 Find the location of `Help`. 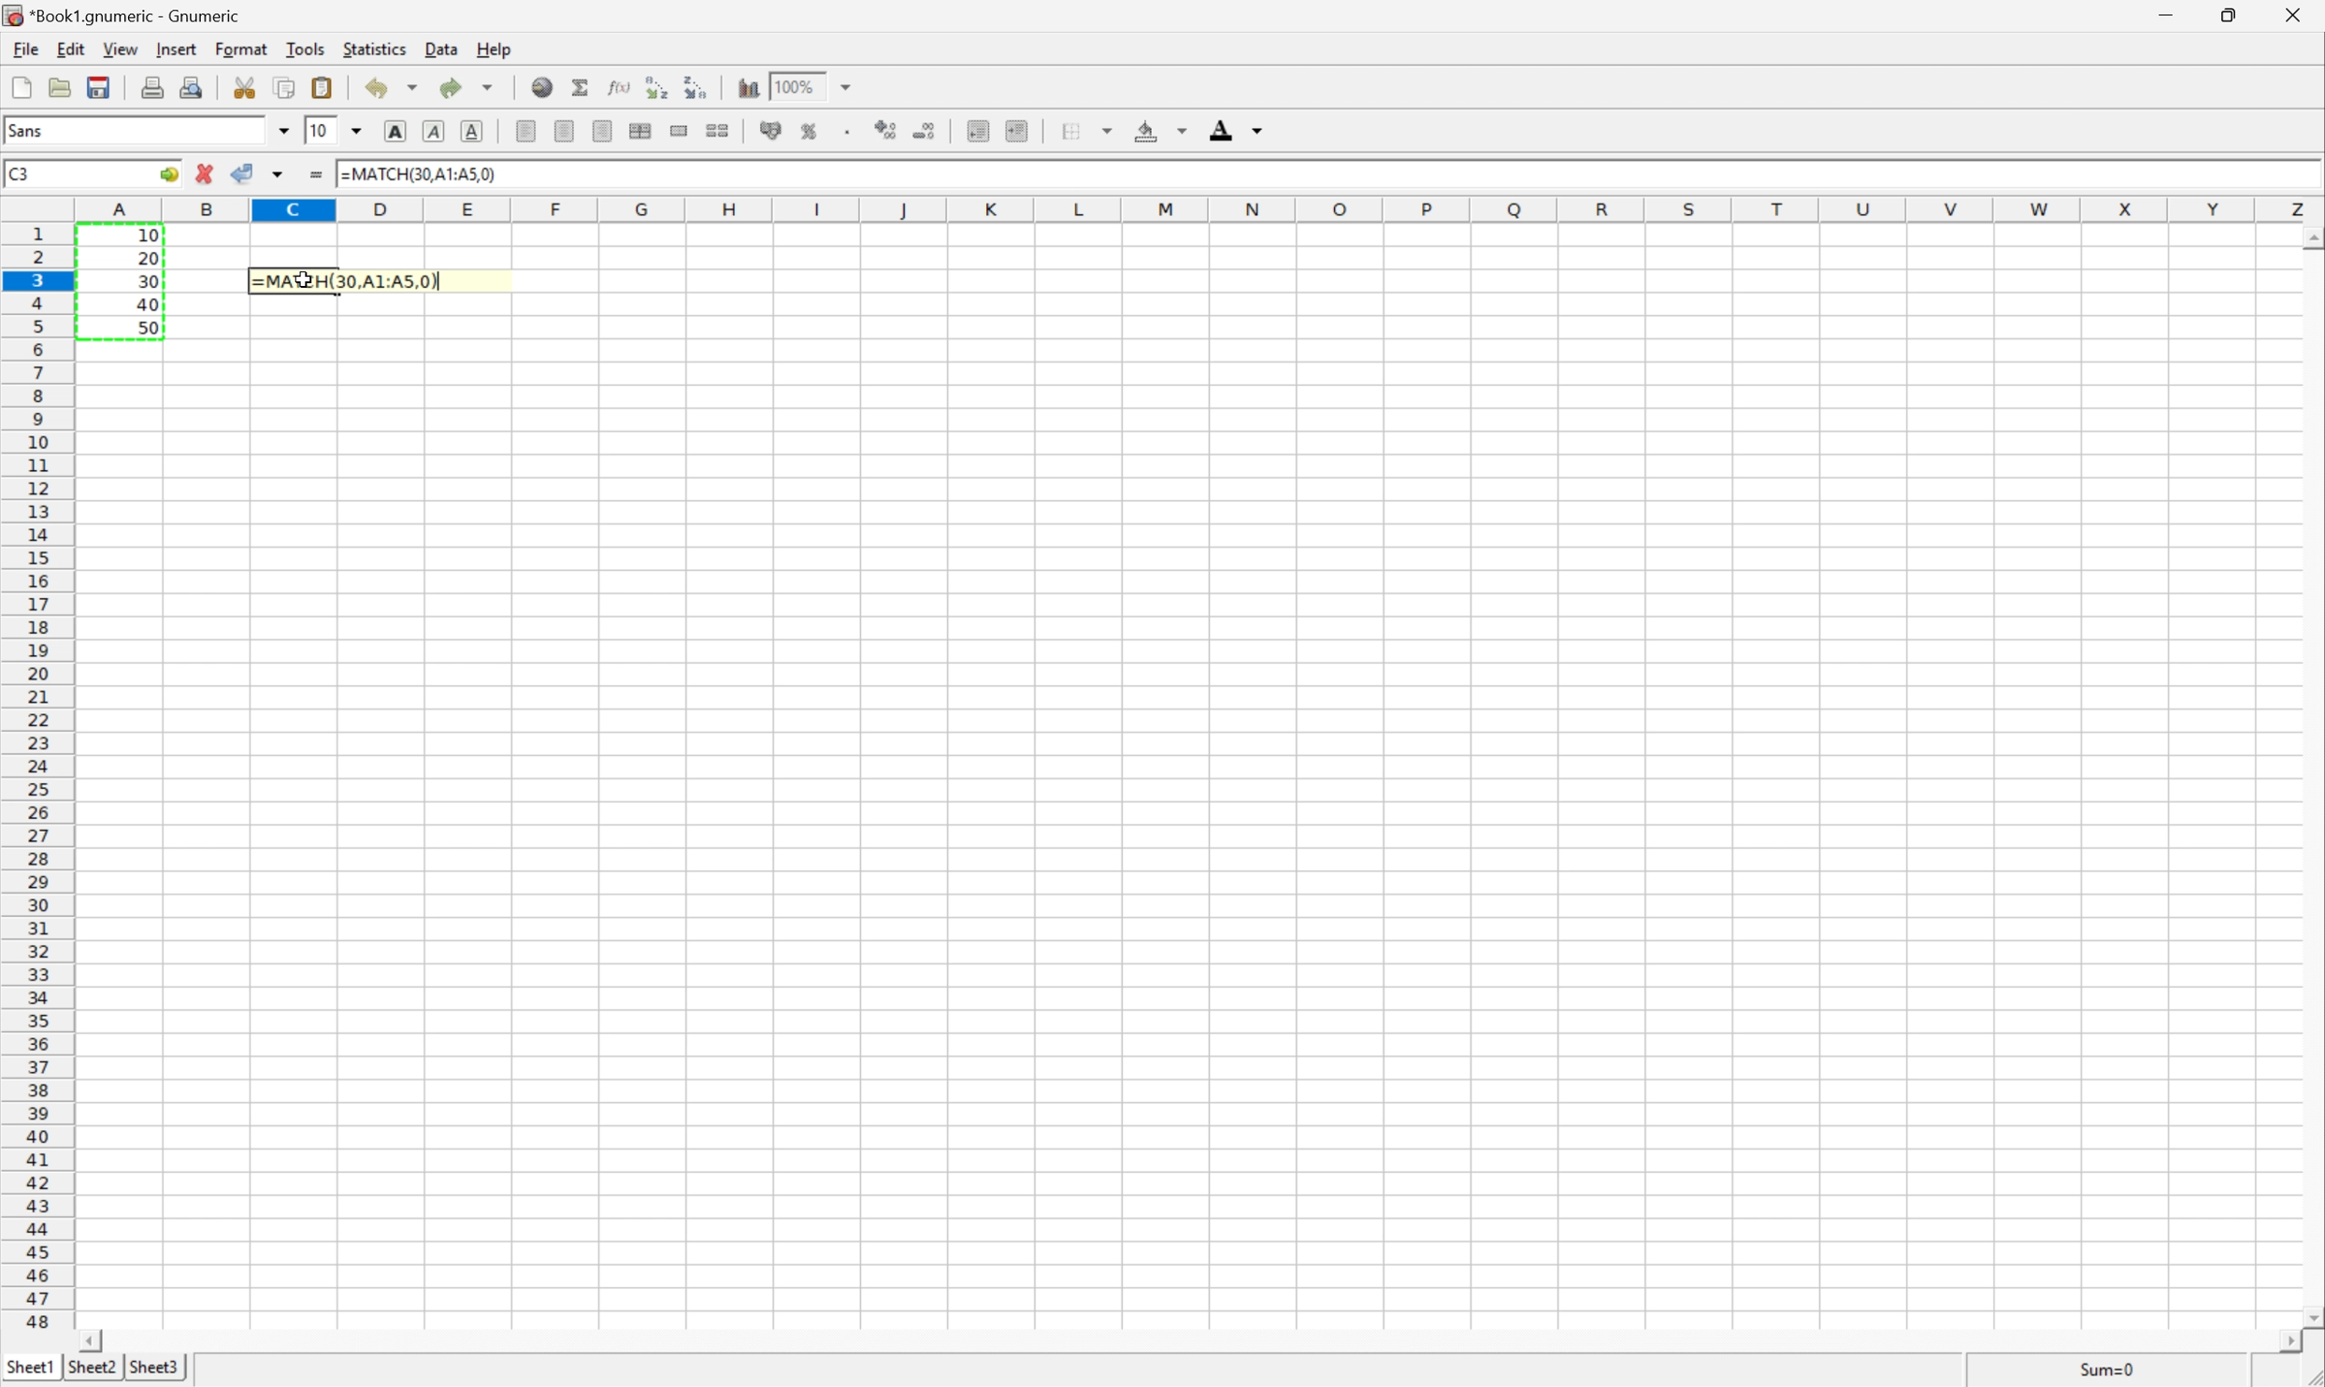

Help is located at coordinates (497, 47).